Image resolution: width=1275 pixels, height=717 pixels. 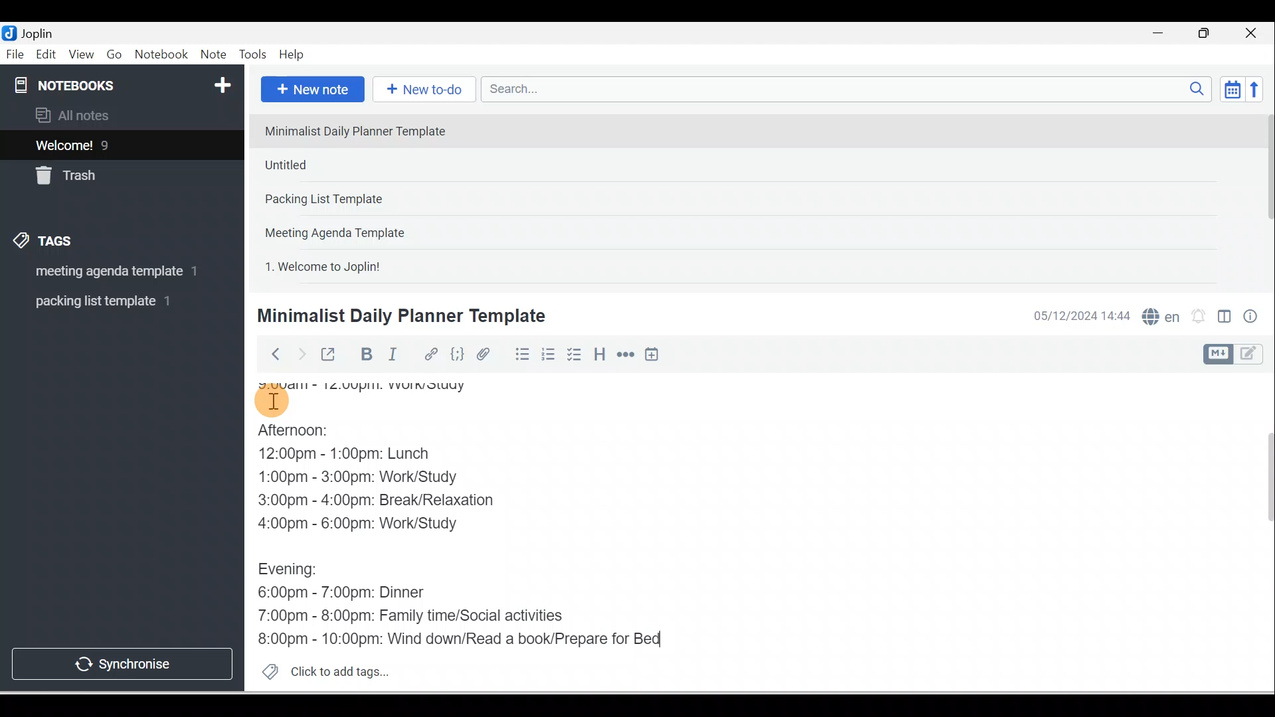 I want to click on Italic, so click(x=395, y=357).